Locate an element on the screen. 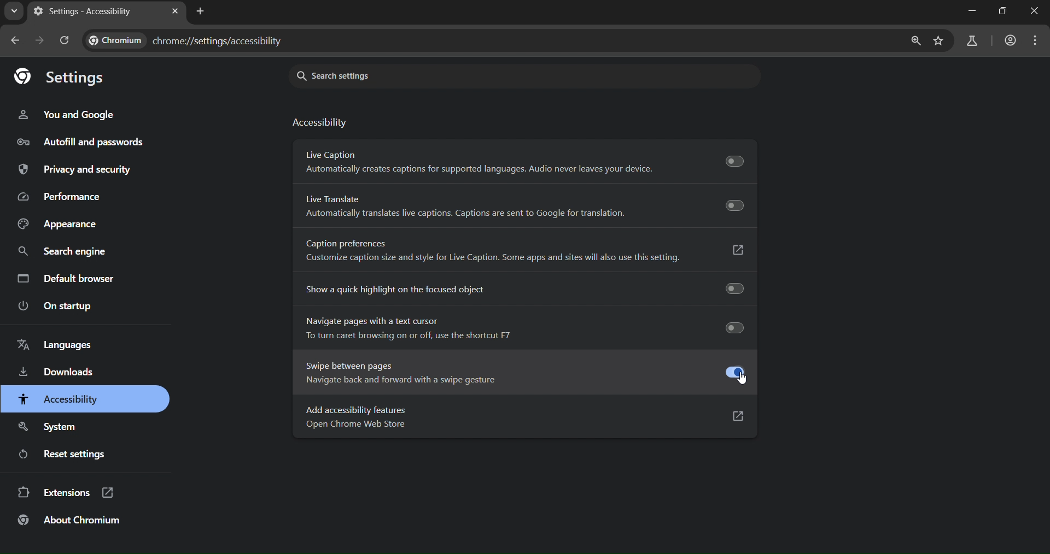  new tab is located at coordinates (203, 12).